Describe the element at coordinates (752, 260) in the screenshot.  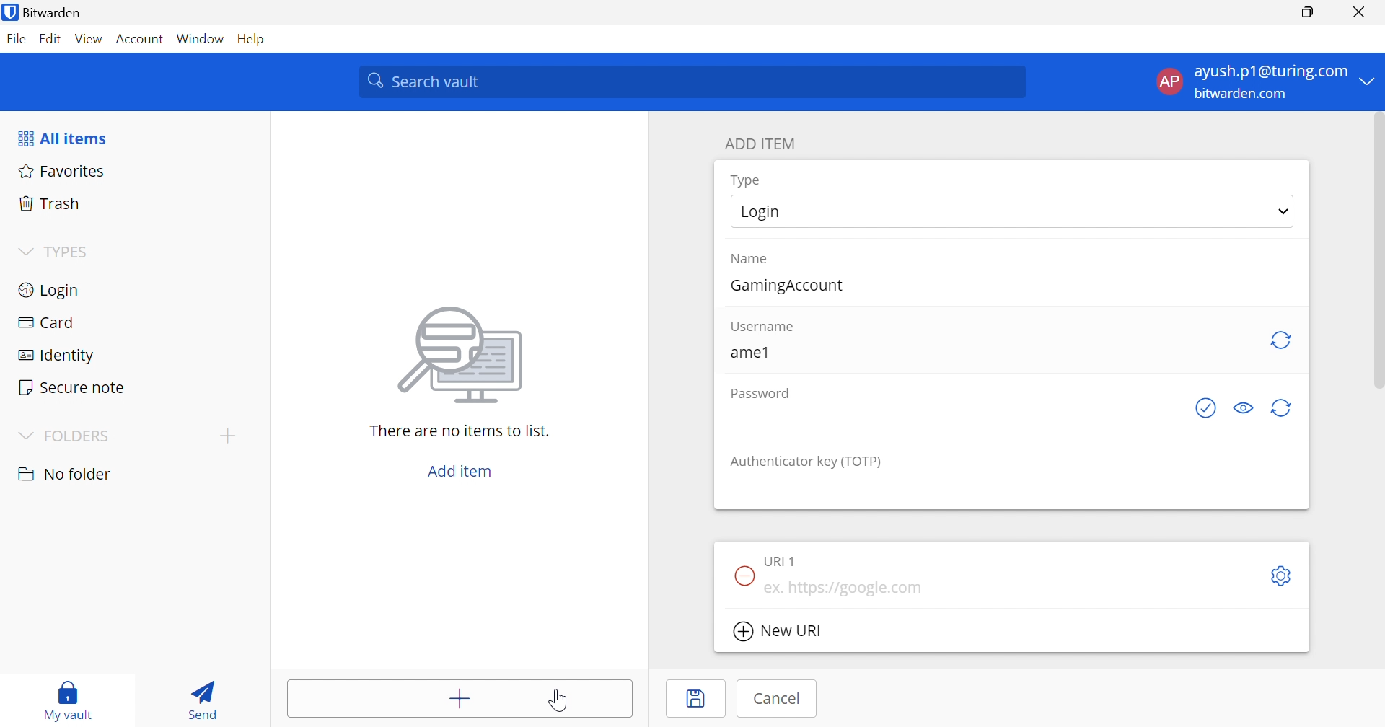
I see `Name` at that location.